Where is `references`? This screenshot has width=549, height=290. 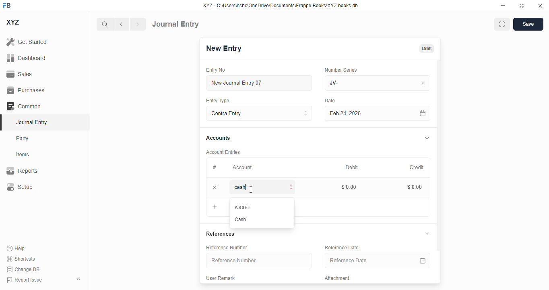
references is located at coordinates (221, 234).